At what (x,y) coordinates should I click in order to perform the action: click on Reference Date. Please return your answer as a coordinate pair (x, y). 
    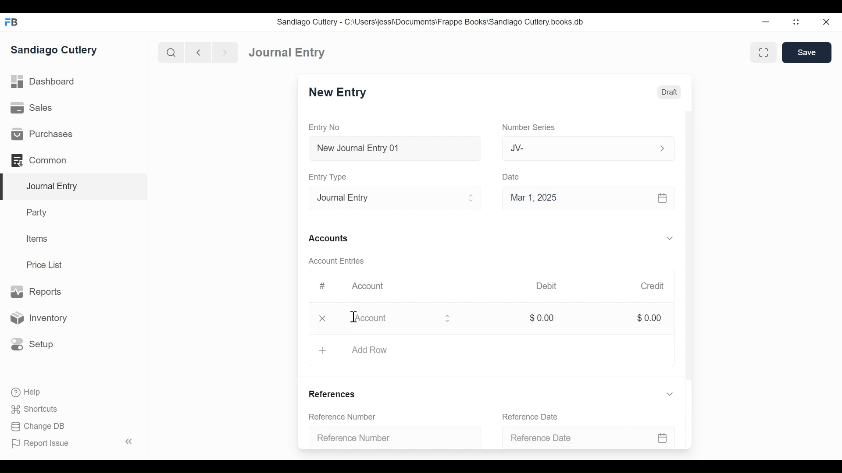
    Looking at the image, I should click on (596, 438).